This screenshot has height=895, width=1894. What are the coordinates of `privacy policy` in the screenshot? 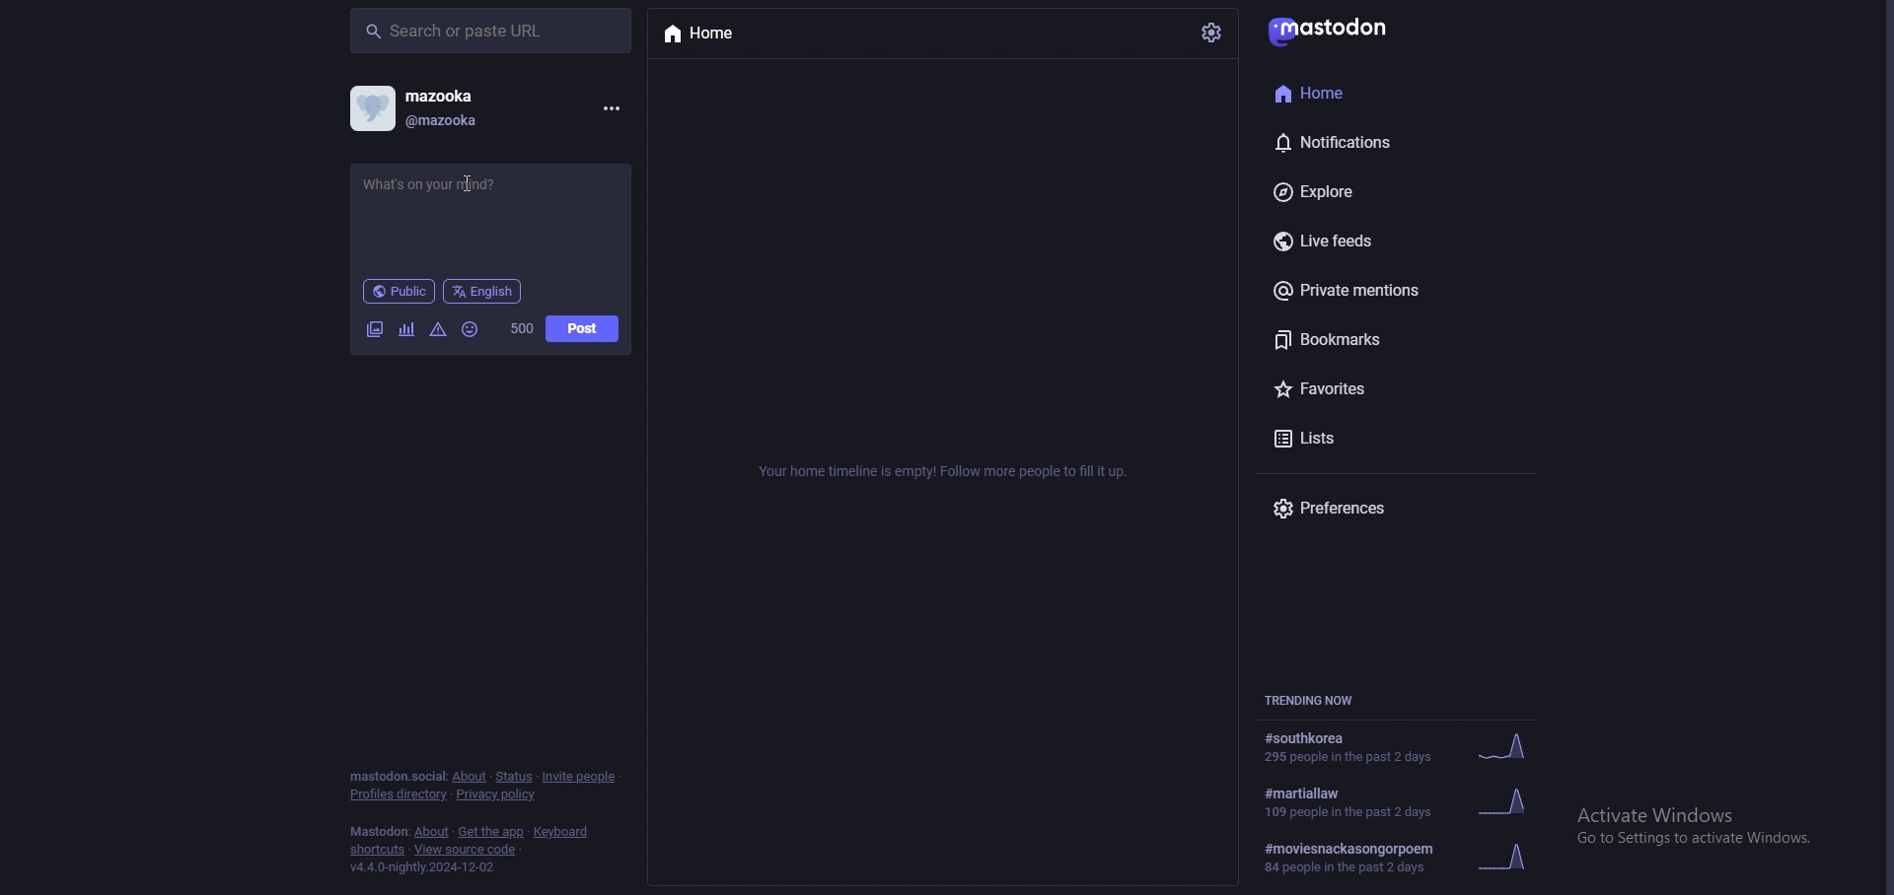 It's located at (500, 794).